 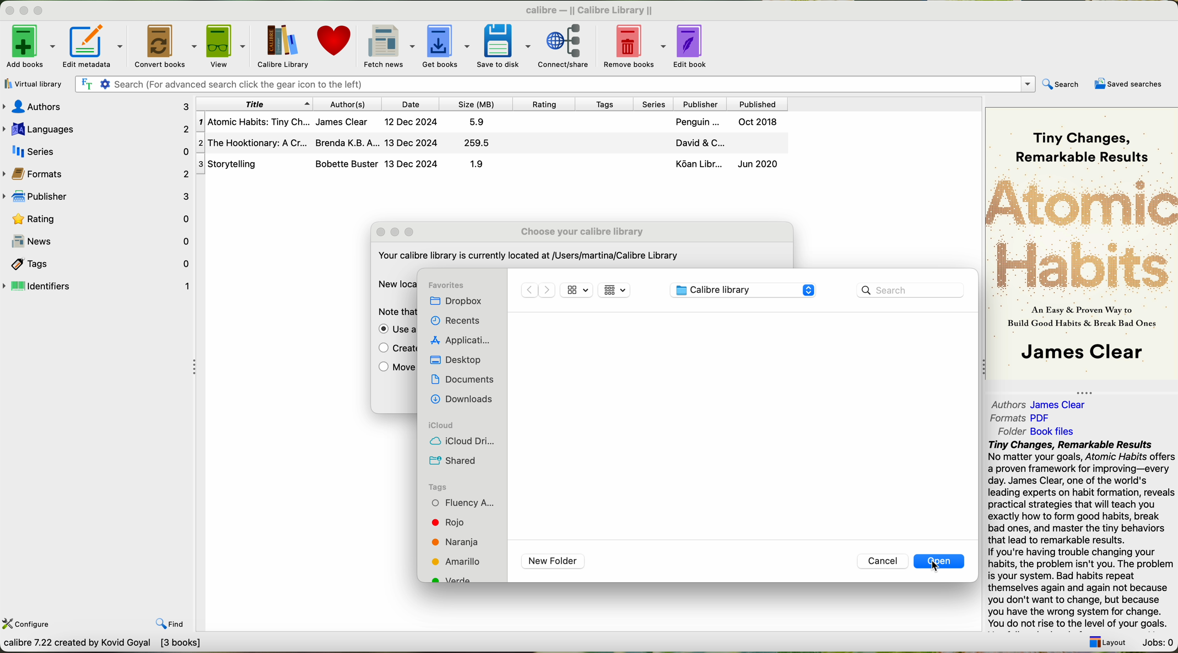 What do you see at coordinates (745, 291) in the screenshot?
I see `calibre library location` at bounding box center [745, 291].